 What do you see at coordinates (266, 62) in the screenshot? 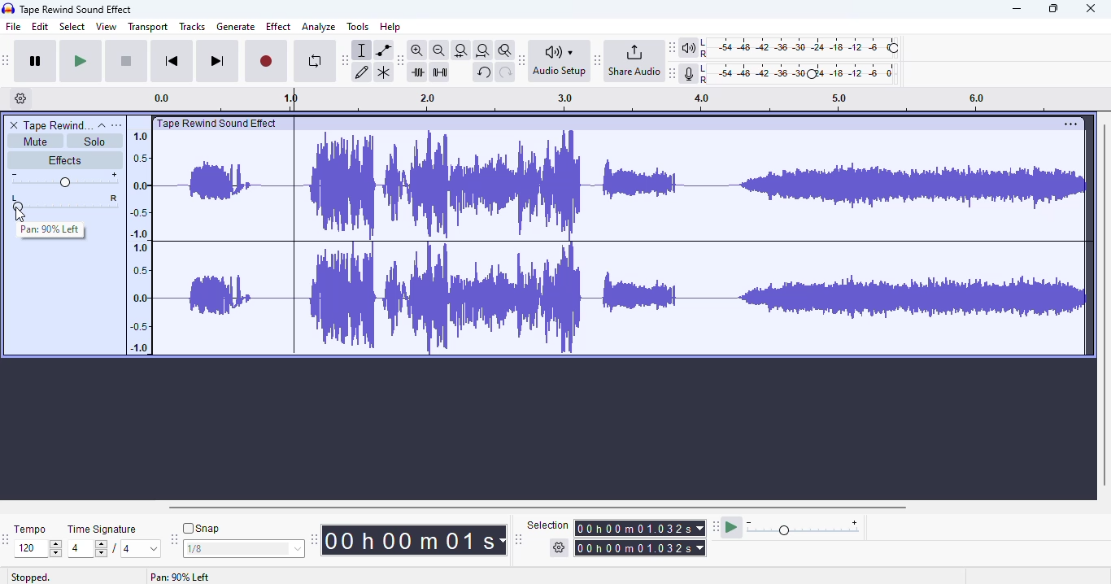
I see `record` at bounding box center [266, 62].